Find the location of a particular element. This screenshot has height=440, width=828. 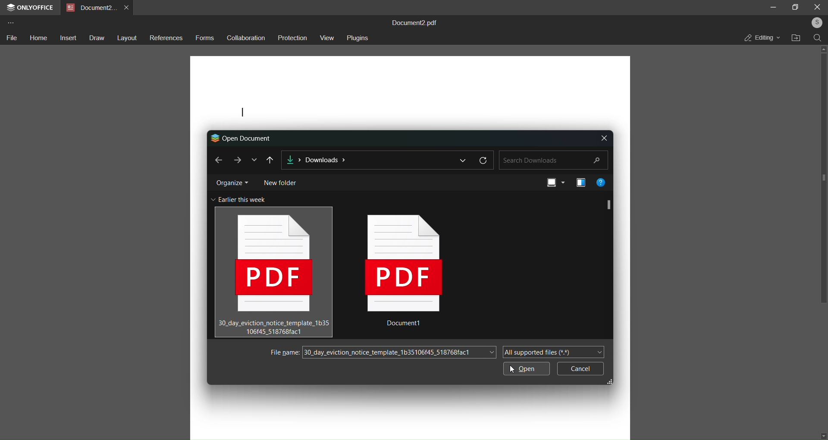

insert is located at coordinates (67, 38).